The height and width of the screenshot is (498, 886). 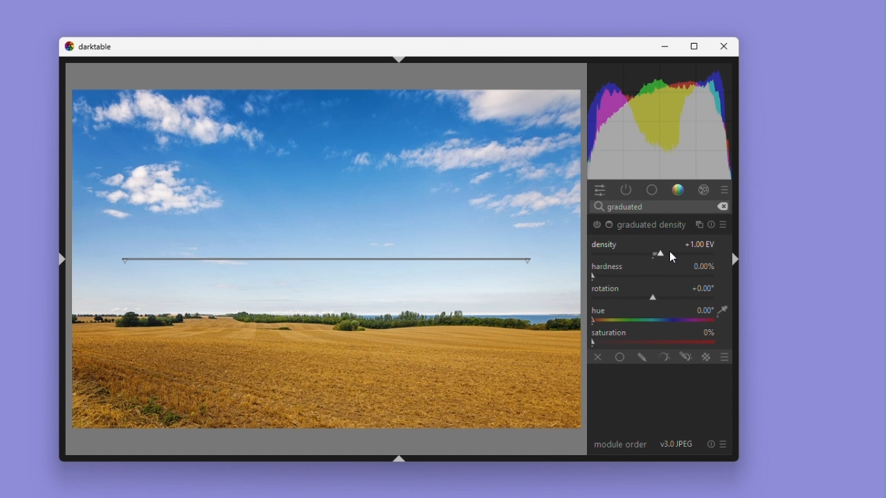 I want to click on blending options, so click(x=724, y=356).